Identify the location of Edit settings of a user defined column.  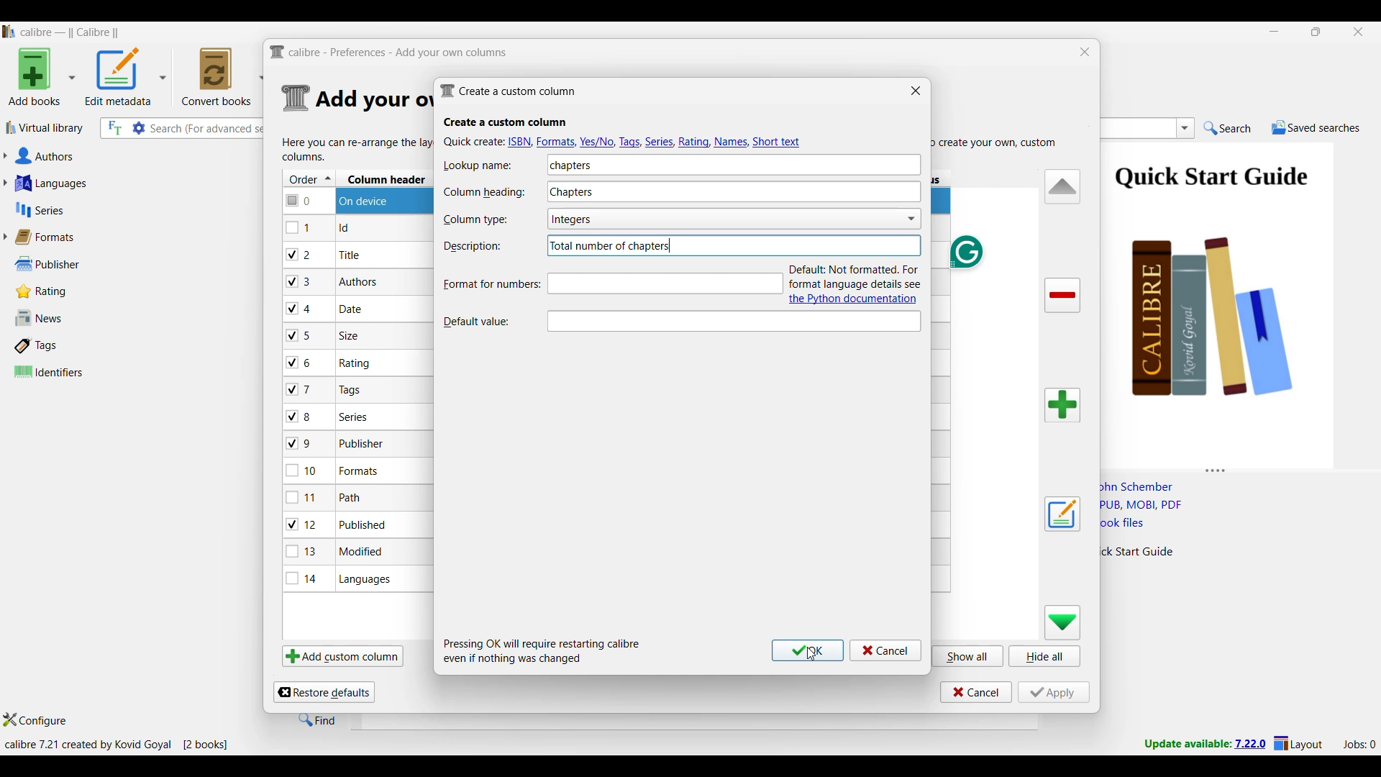
(1062, 514).